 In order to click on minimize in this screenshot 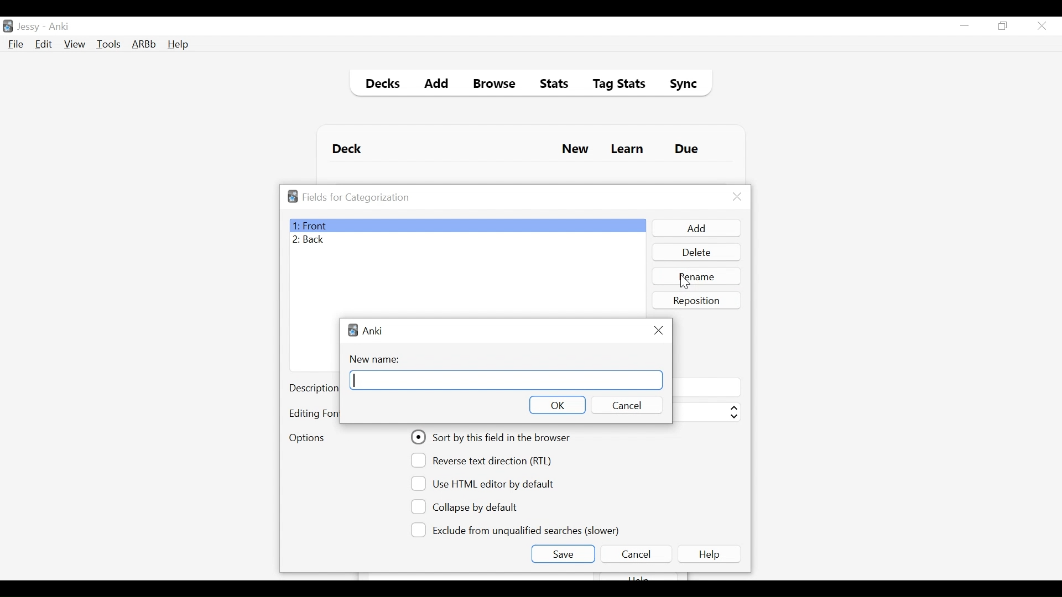, I will do `click(964, 27)`.